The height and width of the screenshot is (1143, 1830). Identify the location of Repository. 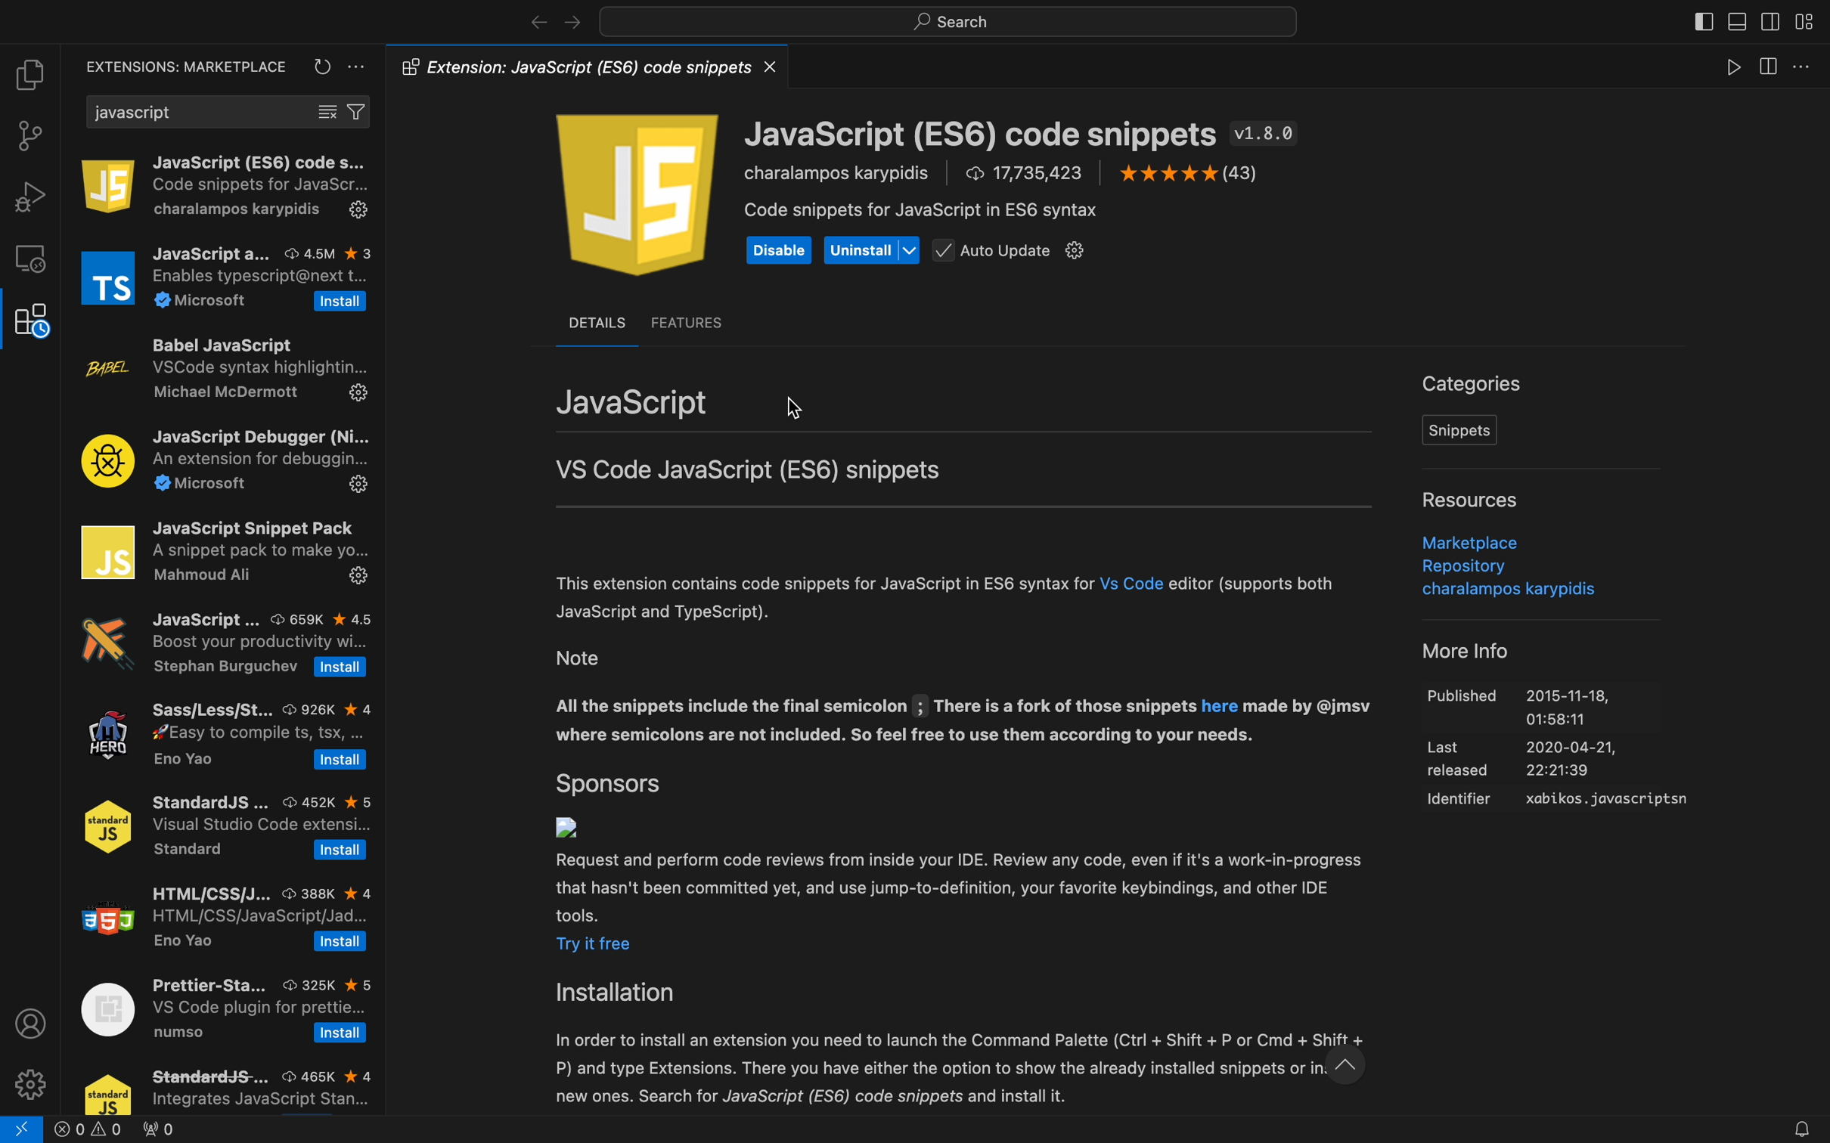
(1466, 568).